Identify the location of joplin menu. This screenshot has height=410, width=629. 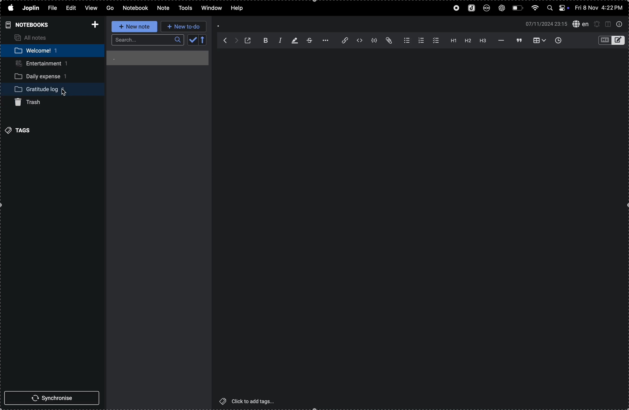
(30, 8).